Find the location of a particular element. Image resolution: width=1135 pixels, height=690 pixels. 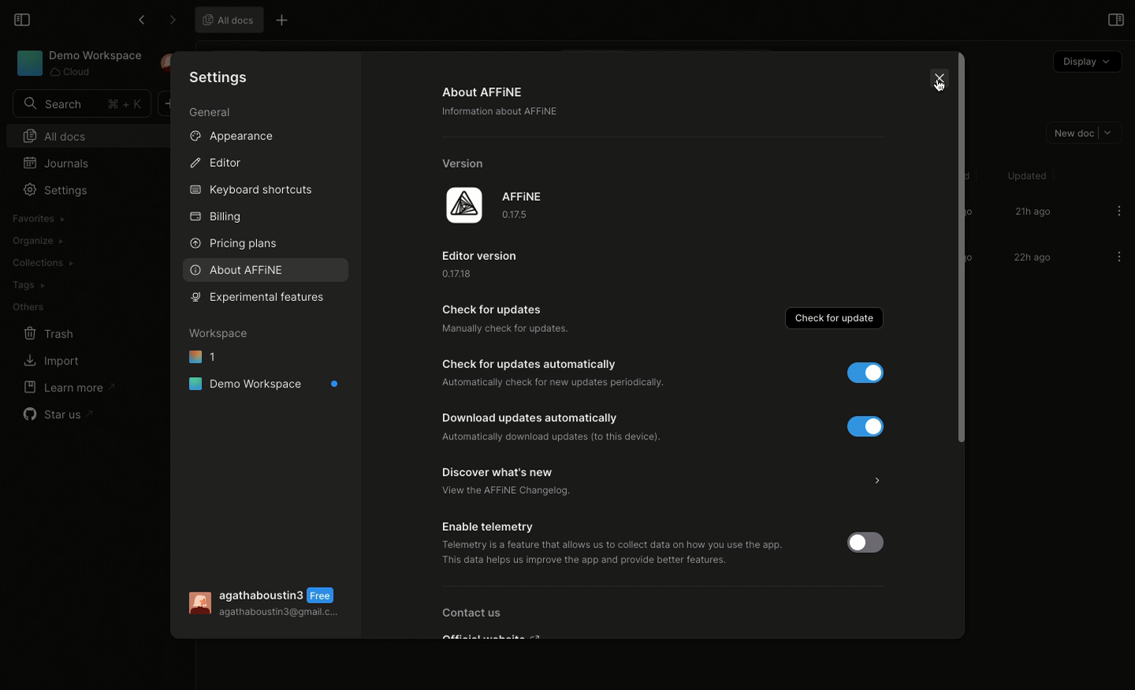

1 is located at coordinates (203, 355).